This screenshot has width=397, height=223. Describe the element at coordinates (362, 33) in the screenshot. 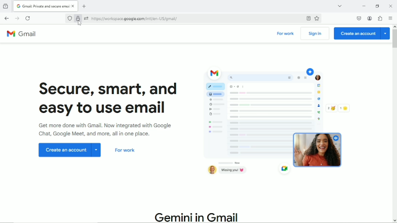

I see `Create an account` at that location.